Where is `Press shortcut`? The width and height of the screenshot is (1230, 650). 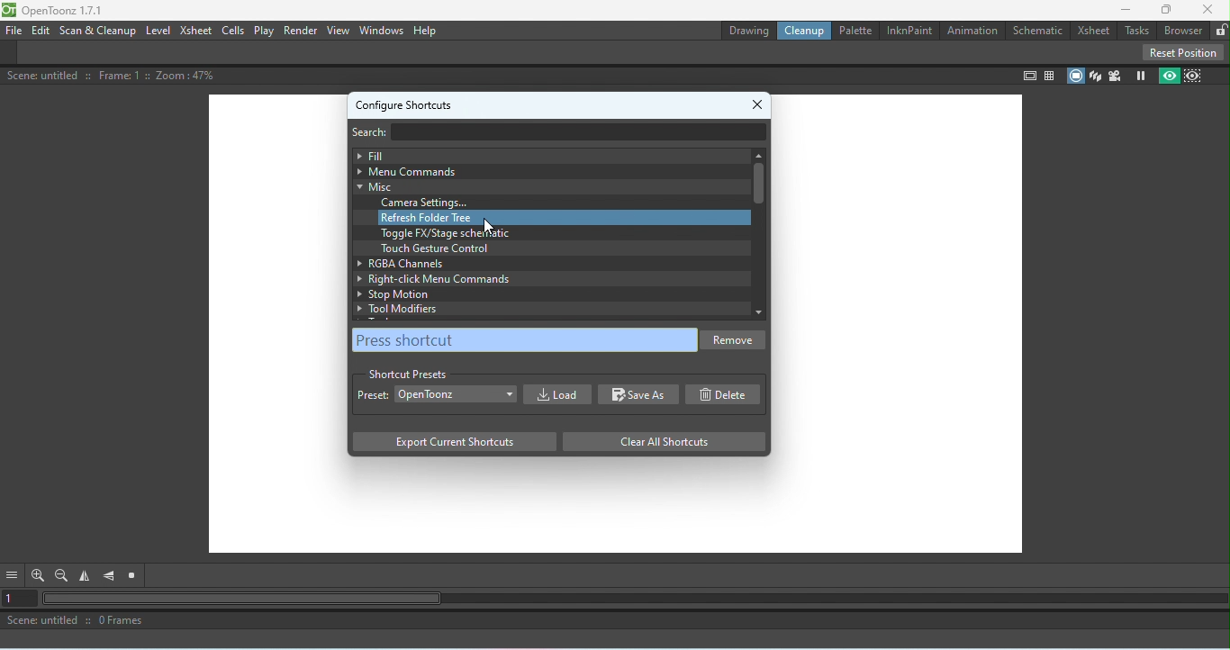
Press shortcut is located at coordinates (525, 340).